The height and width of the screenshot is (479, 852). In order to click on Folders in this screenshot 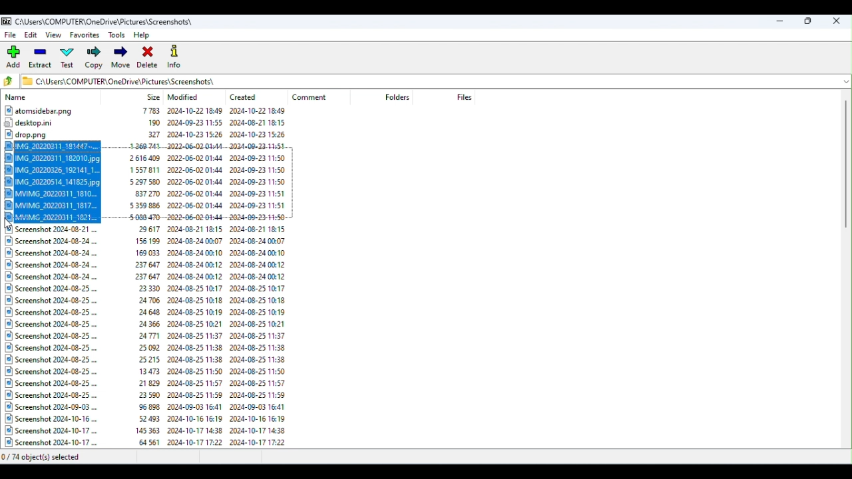, I will do `click(399, 97)`.